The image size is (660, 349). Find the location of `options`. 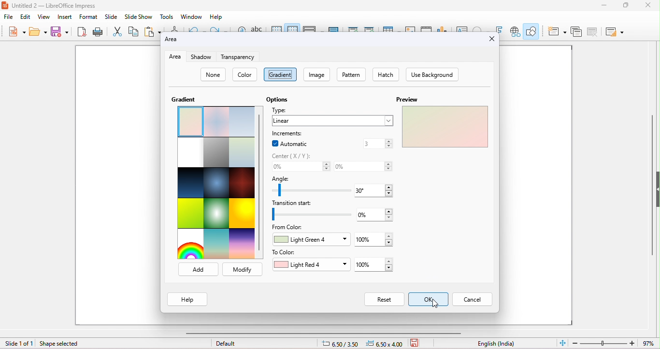

options is located at coordinates (277, 99).